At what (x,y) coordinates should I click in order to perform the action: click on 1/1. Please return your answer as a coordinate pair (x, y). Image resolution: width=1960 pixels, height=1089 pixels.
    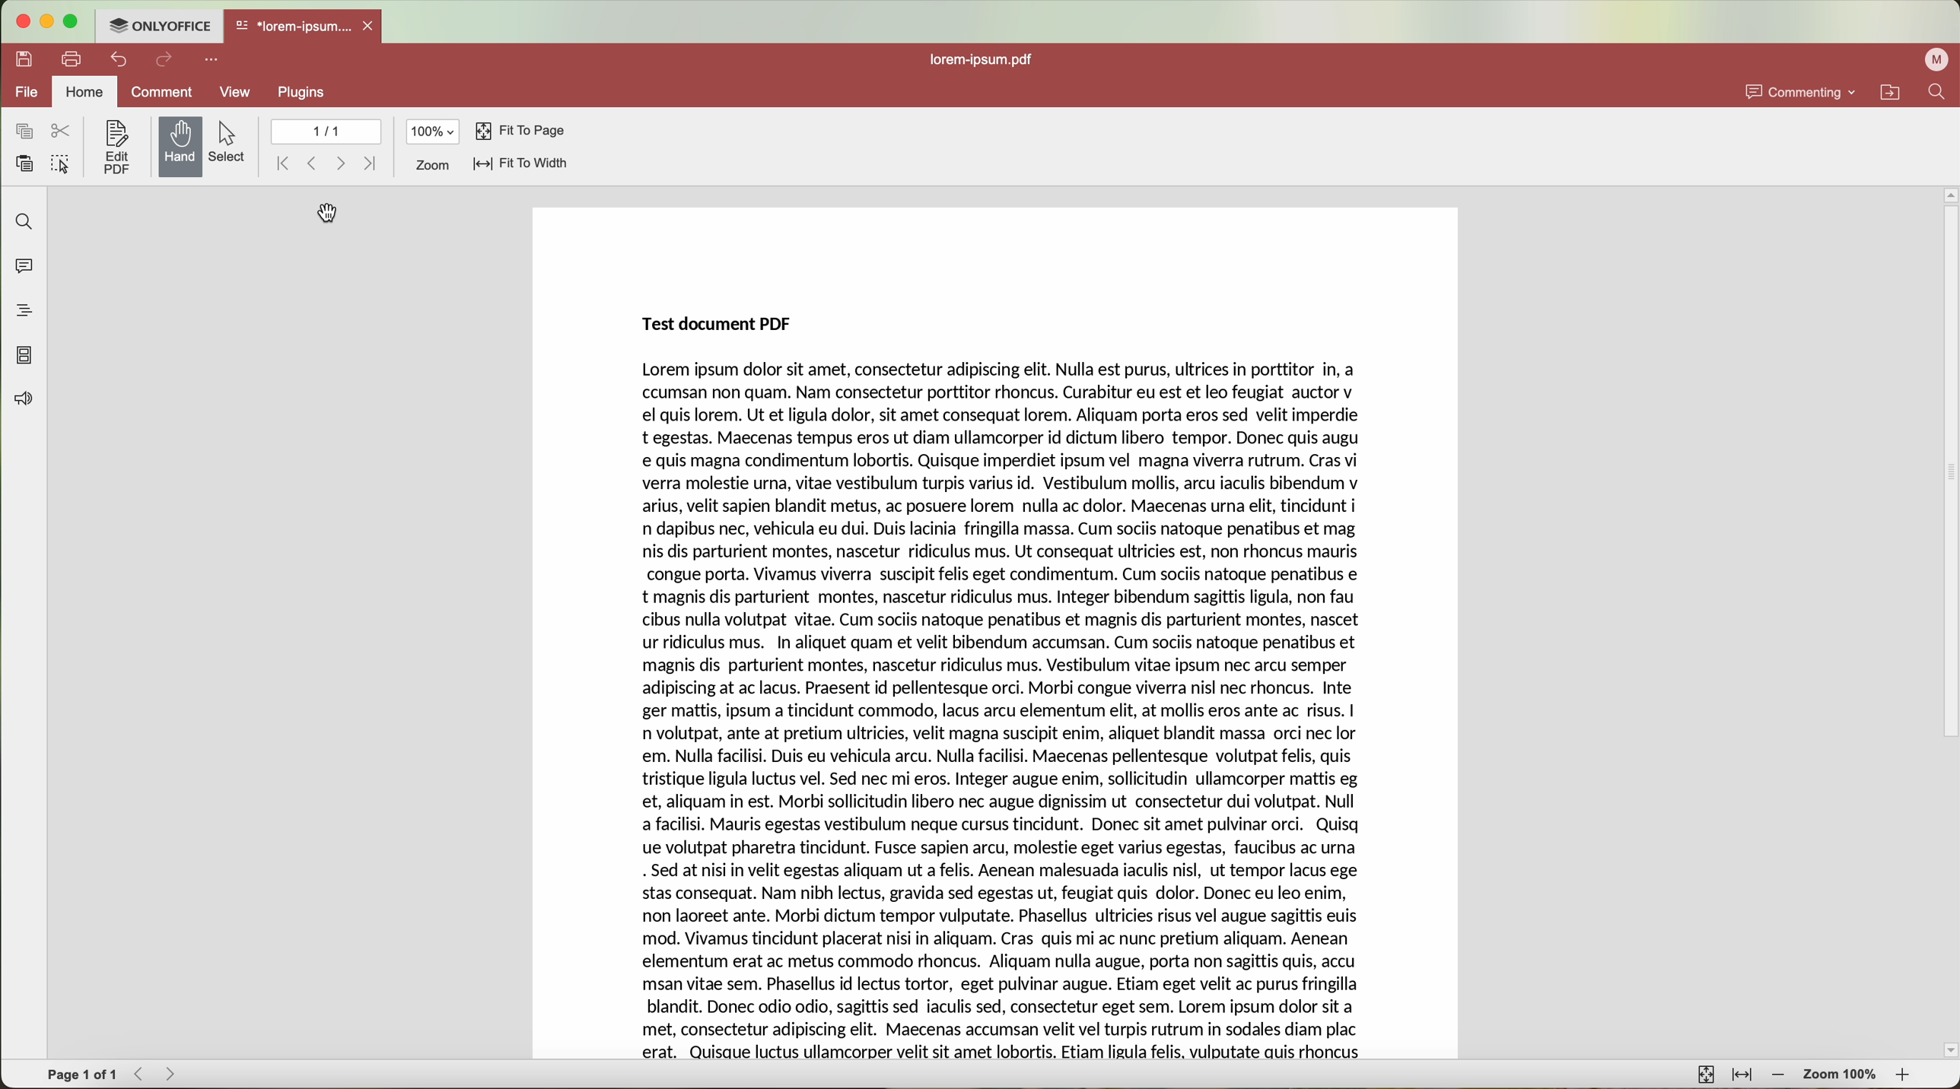
    Looking at the image, I should click on (324, 131).